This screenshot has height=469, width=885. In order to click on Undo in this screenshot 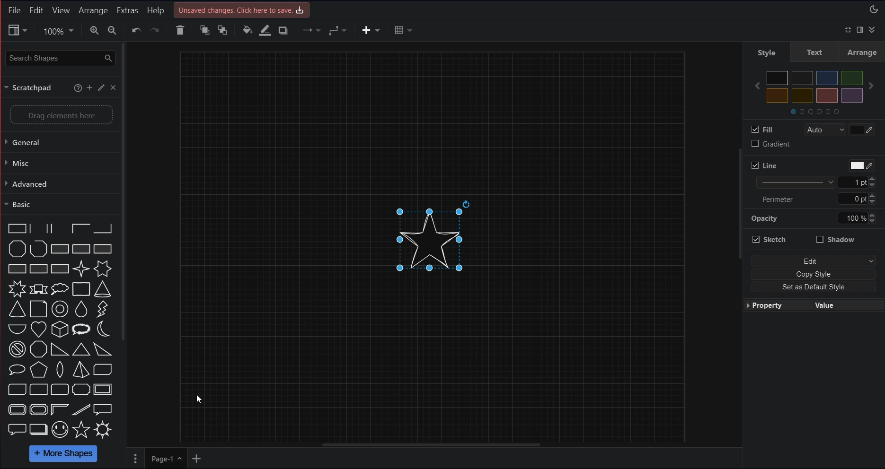, I will do `click(136, 30)`.